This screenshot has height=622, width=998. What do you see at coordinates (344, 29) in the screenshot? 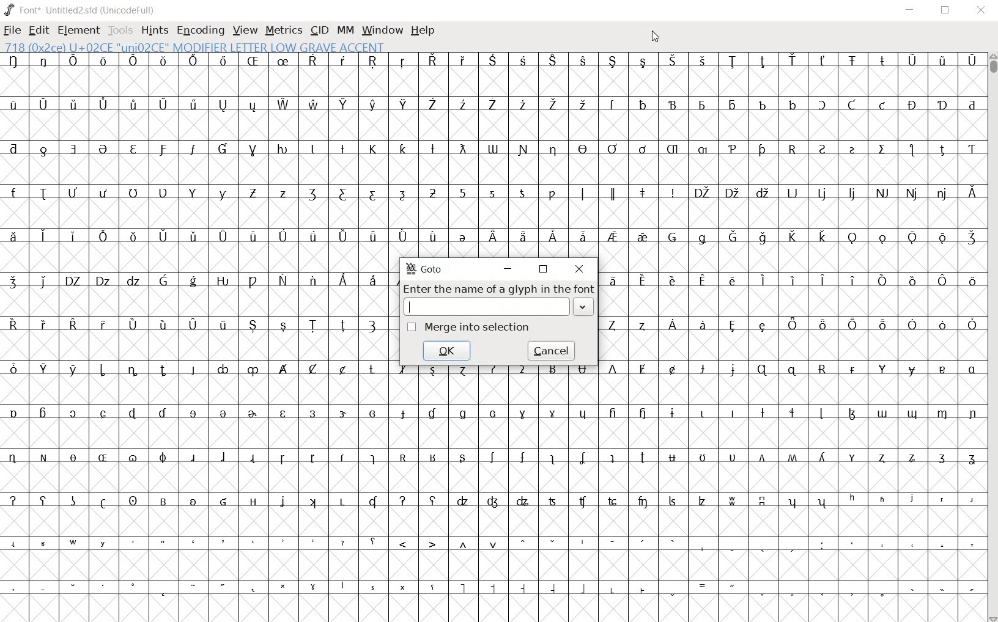
I see `mm` at bounding box center [344, 29].